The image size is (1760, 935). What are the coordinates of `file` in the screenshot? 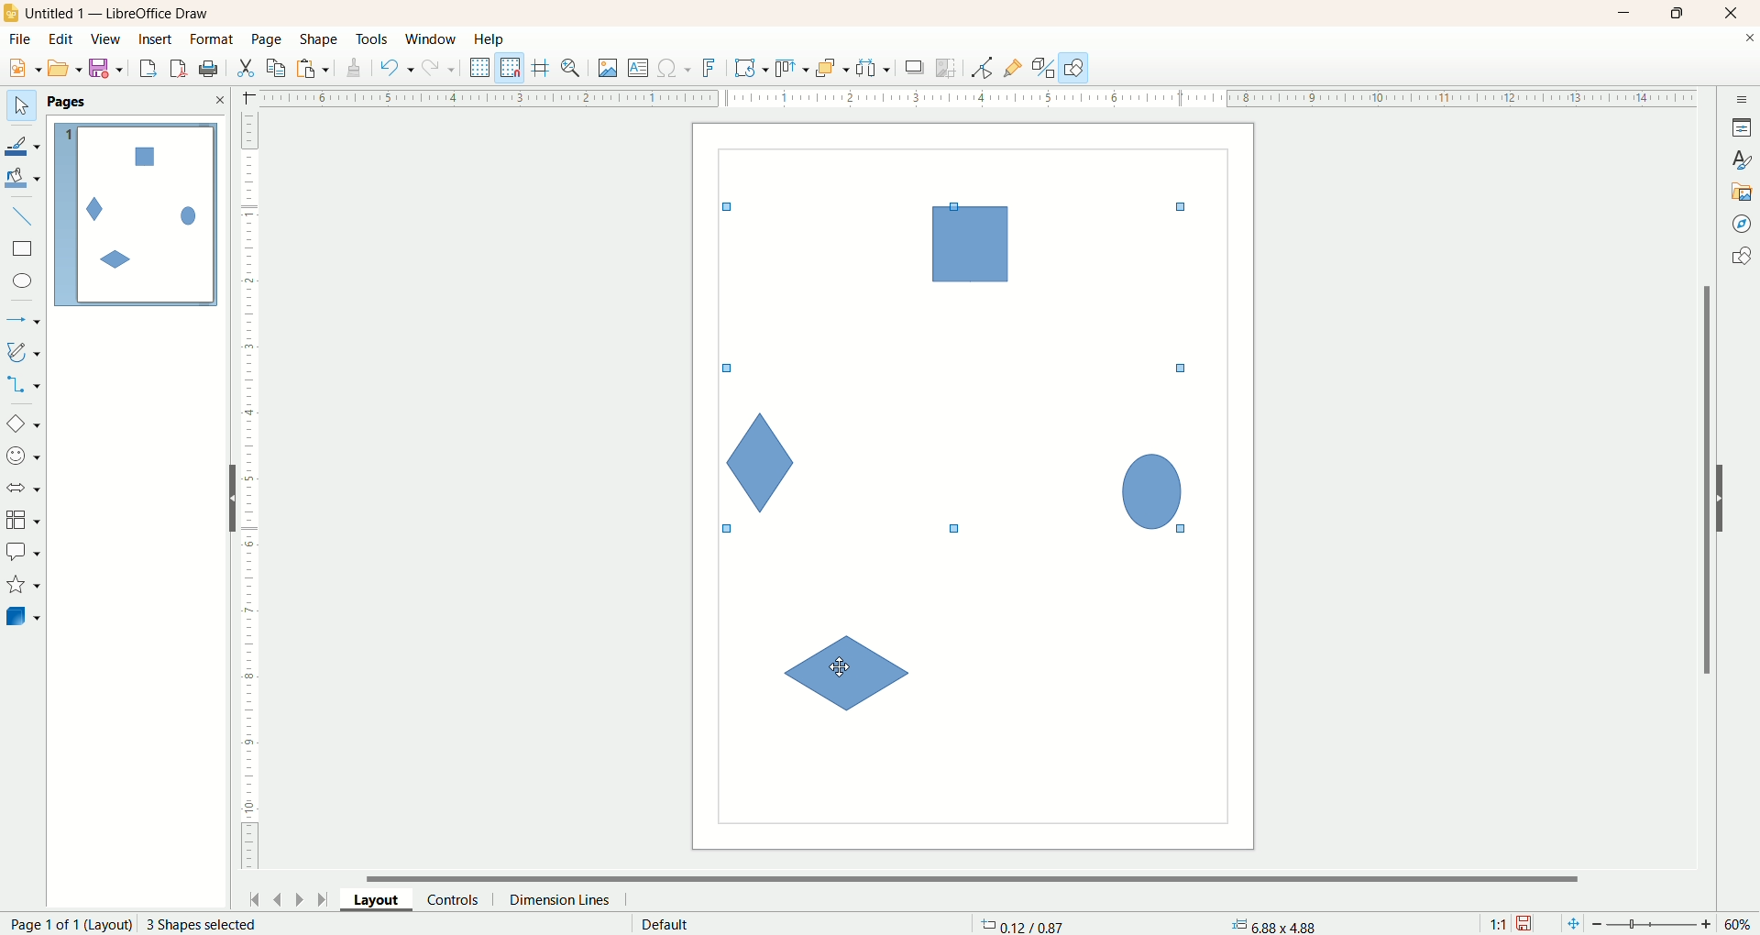 It's located at (23, 39).